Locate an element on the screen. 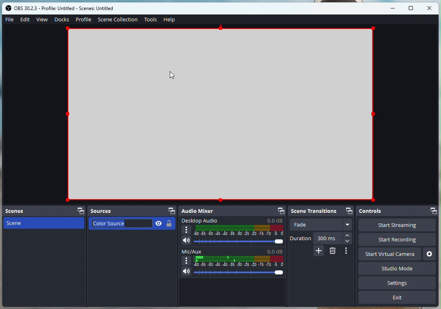 This screenshot has height=309, width=441. cursor is located at coordinates (173, 76).